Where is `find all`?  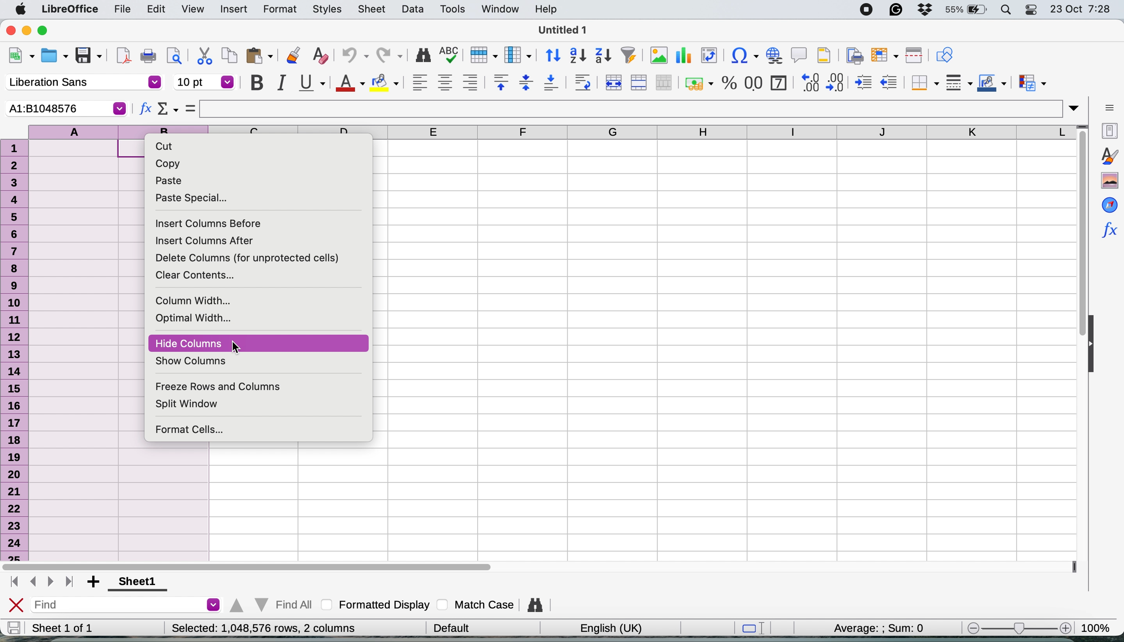 find all is located at coordinates (272, 606).